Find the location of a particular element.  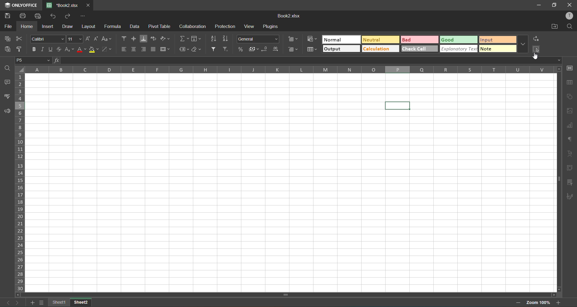

italic is located at coordinates (42, 49).